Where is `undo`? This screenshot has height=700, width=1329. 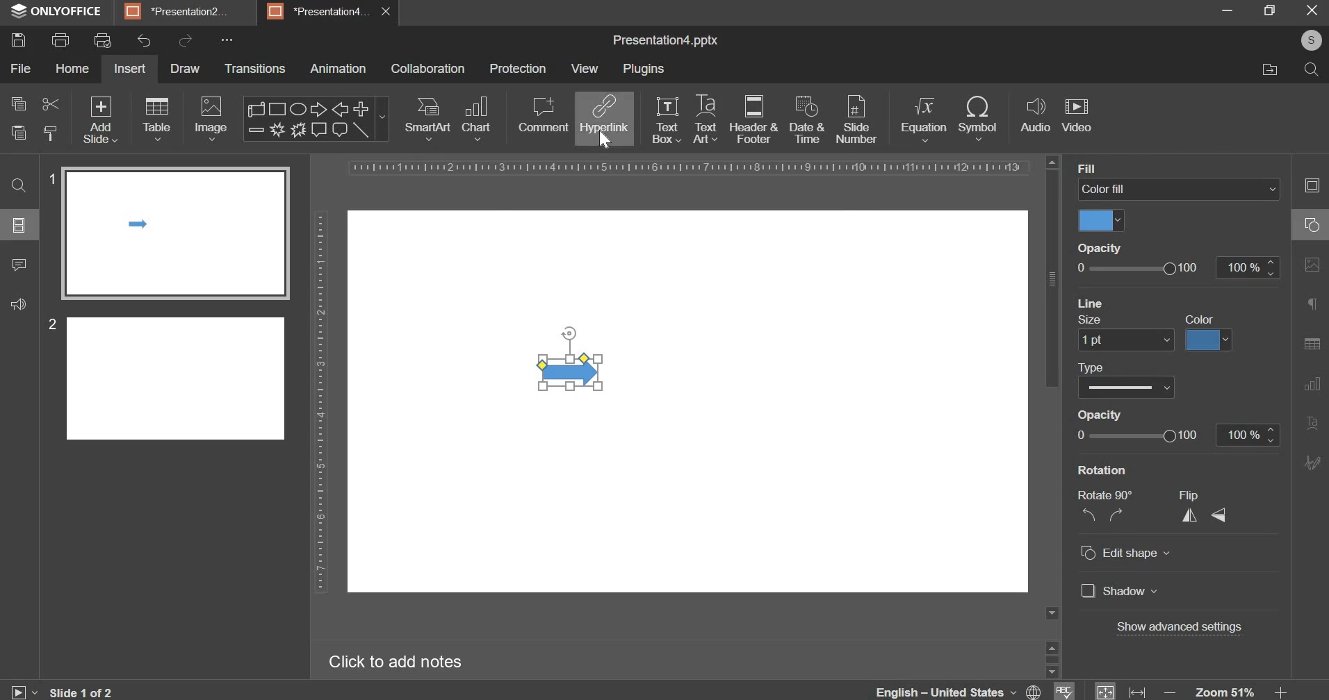 undo is located at coordinates (145, 41).